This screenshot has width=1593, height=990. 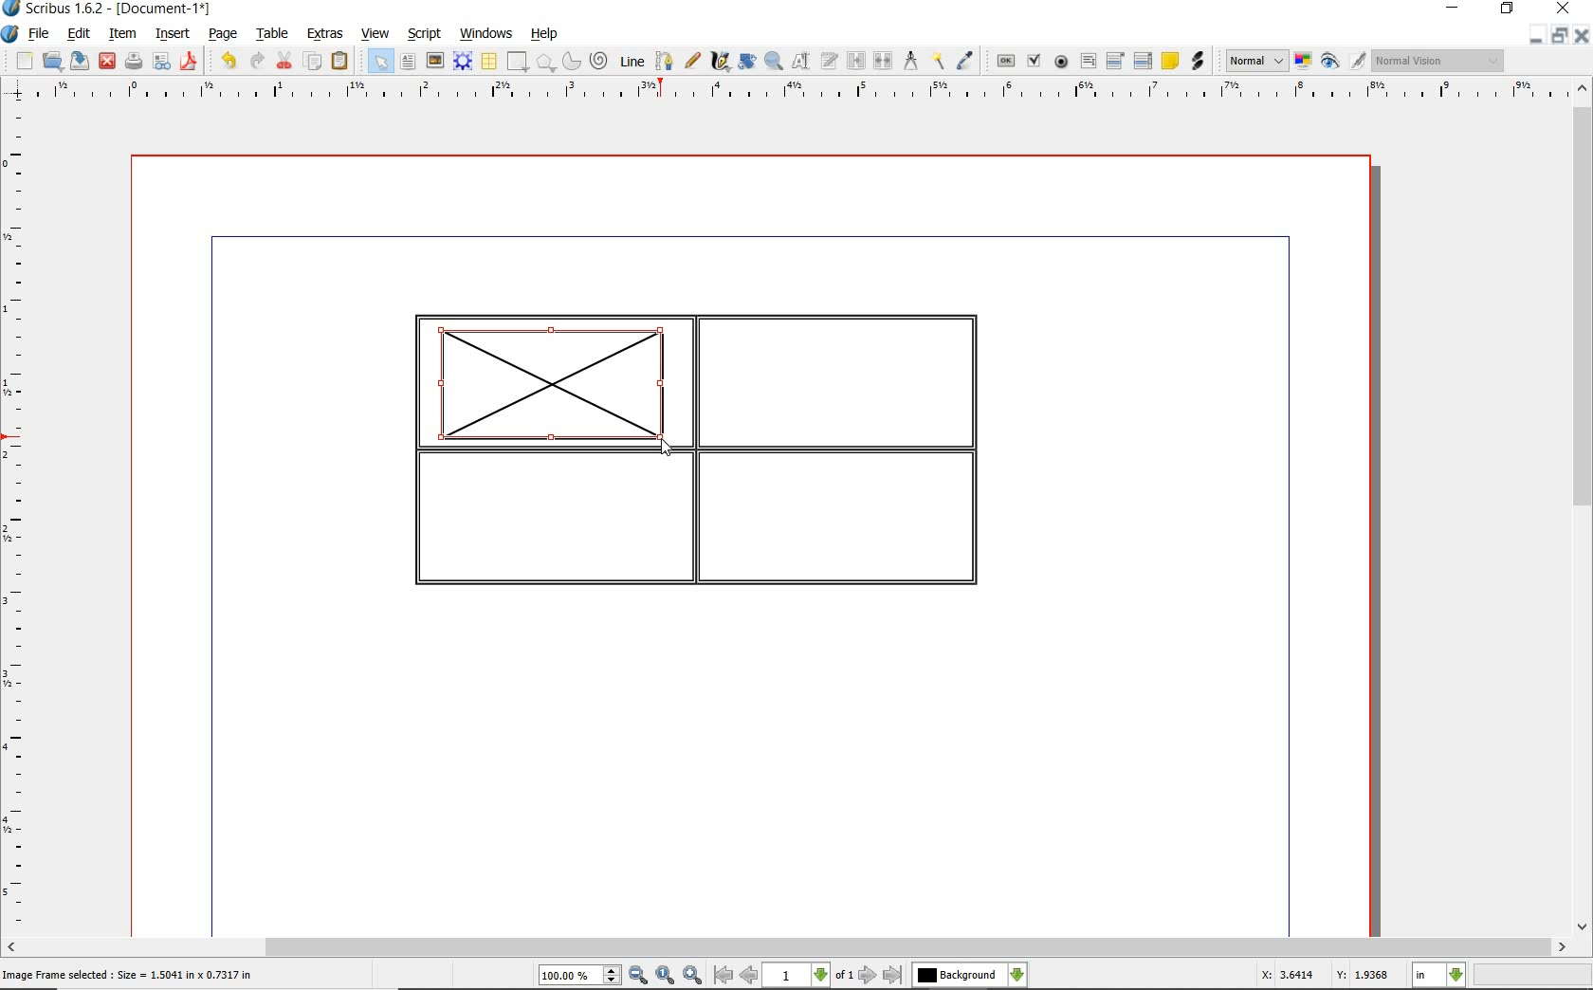 What do you see at coordinates (969, 975) in the screenshot?
I see `select the current layer` at bounding box center [969, 975].